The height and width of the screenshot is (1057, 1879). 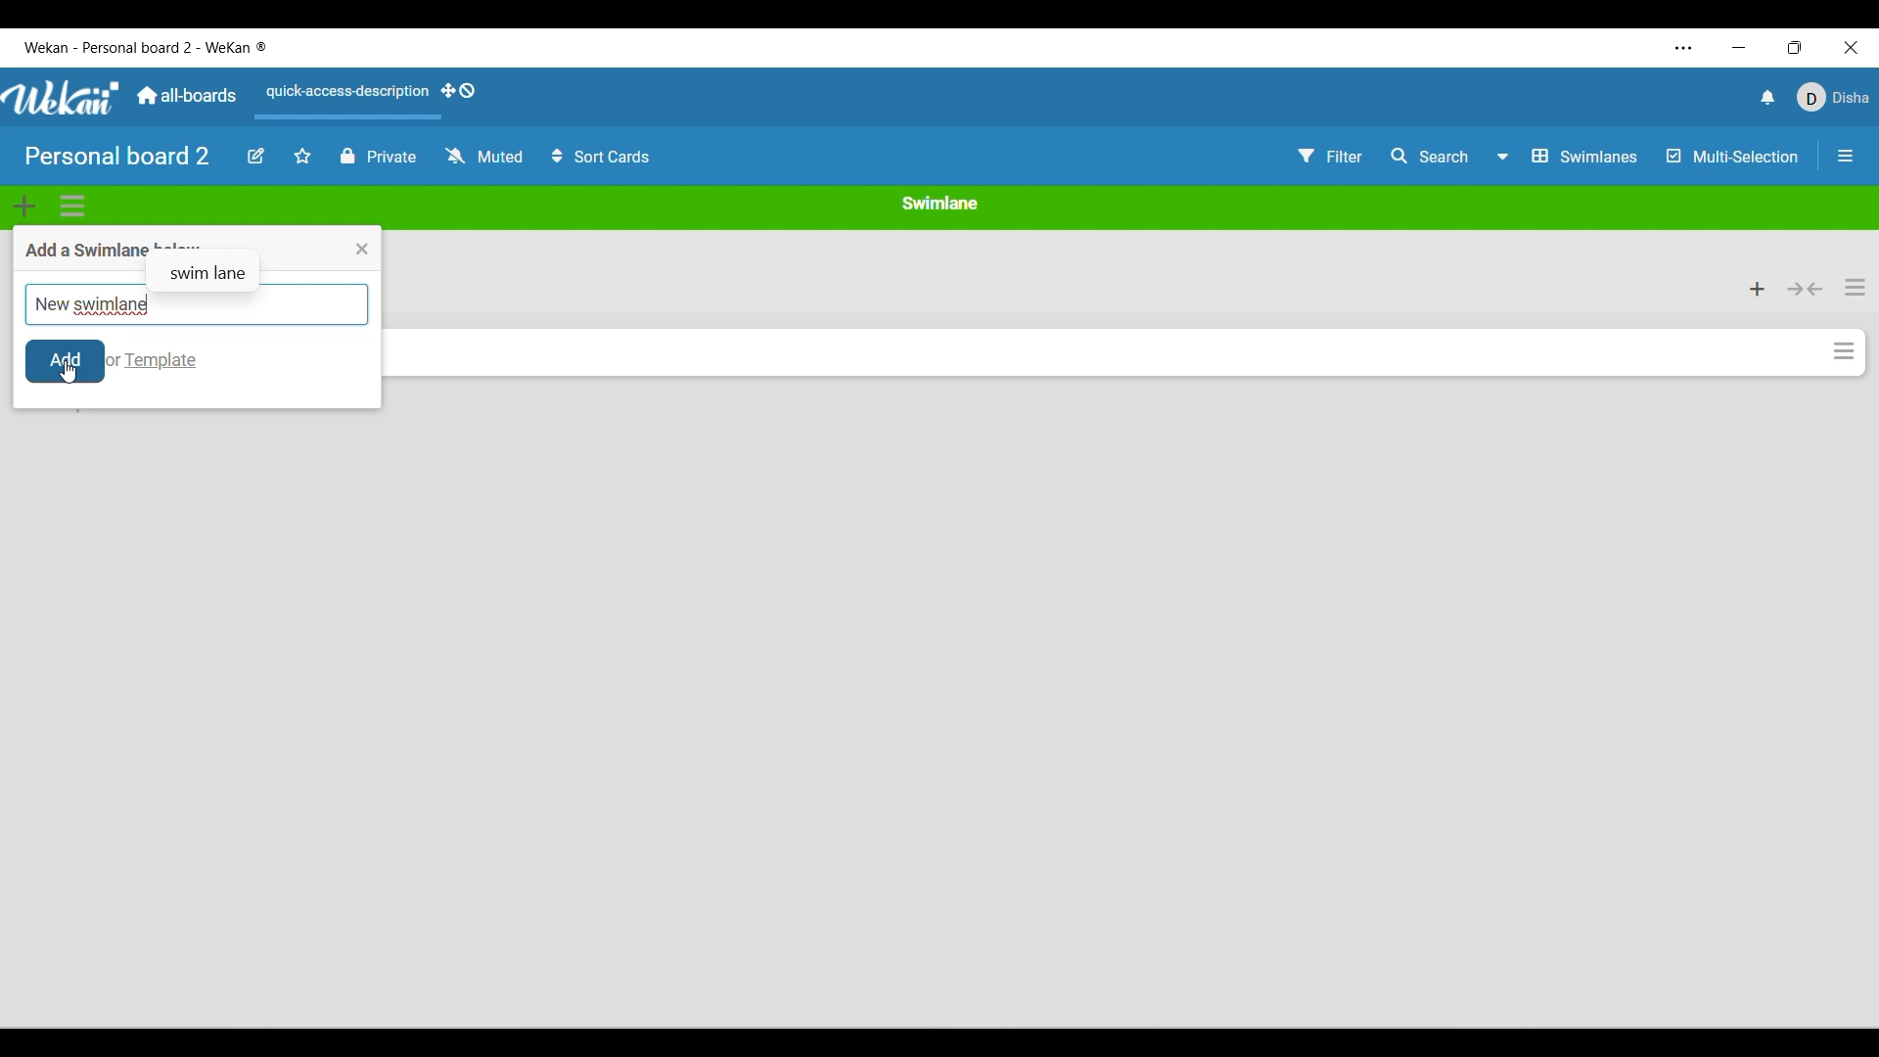 I want to click on Close interface, so click(x=1852, y=48).